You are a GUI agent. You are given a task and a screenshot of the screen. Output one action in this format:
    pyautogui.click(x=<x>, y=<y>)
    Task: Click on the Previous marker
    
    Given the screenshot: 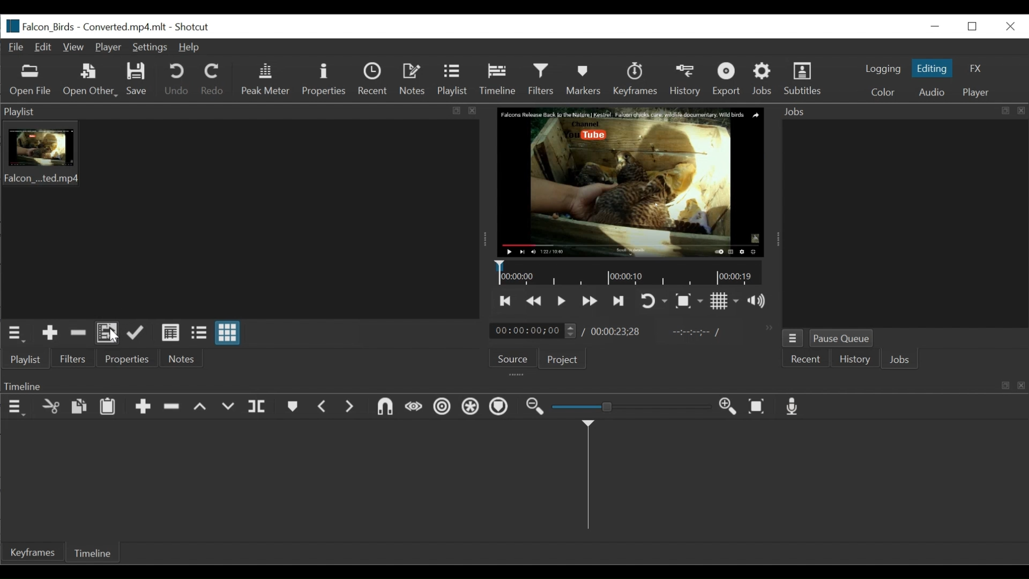 What is the action you would take?
    pyautogui.click(x=323, y=406)
    